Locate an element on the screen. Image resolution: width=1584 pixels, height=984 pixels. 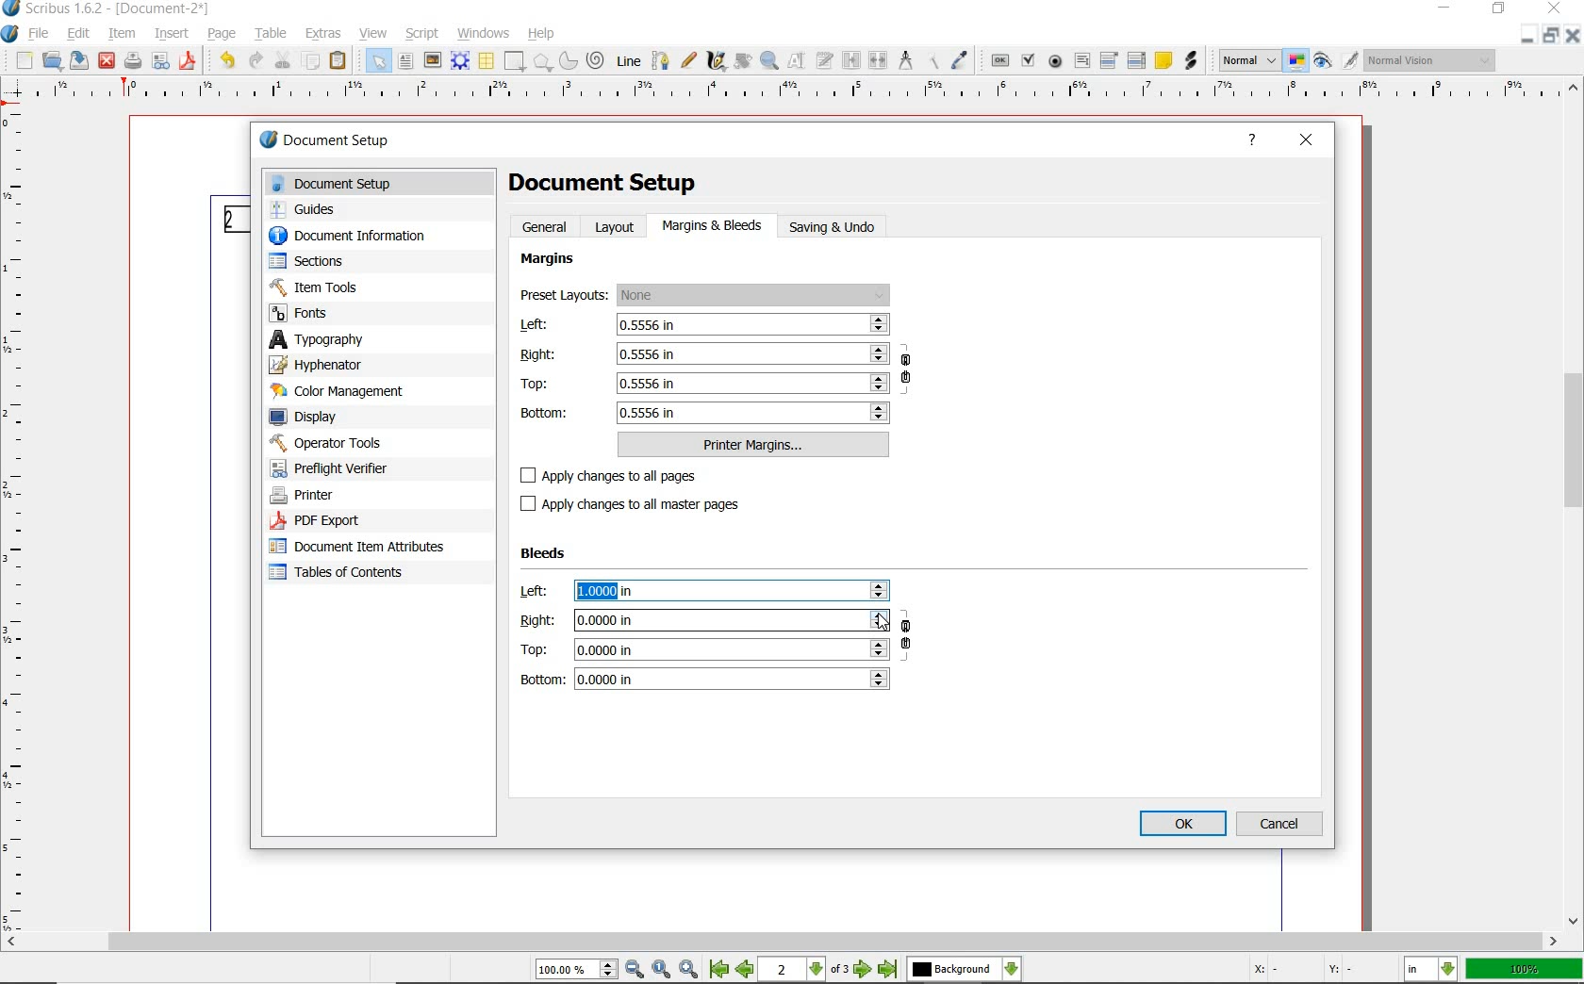
close is located at coordinates (1554, 9).